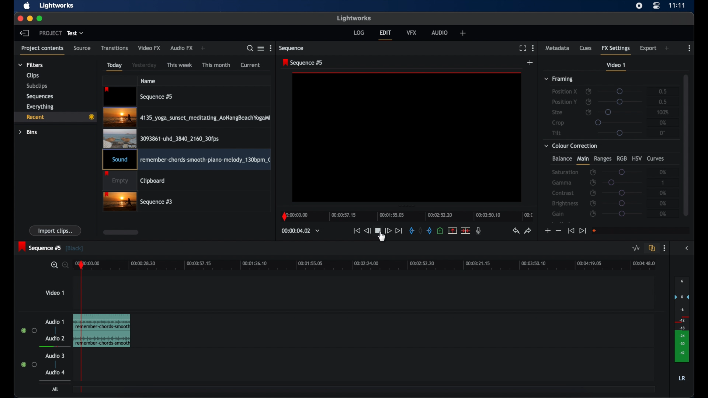 Image resolution: width=708 pixels, height=398 pixels. What do you see at coordinates (603, 159) in the screenshot?
I see `ranges` at bounding box center [603, 159].